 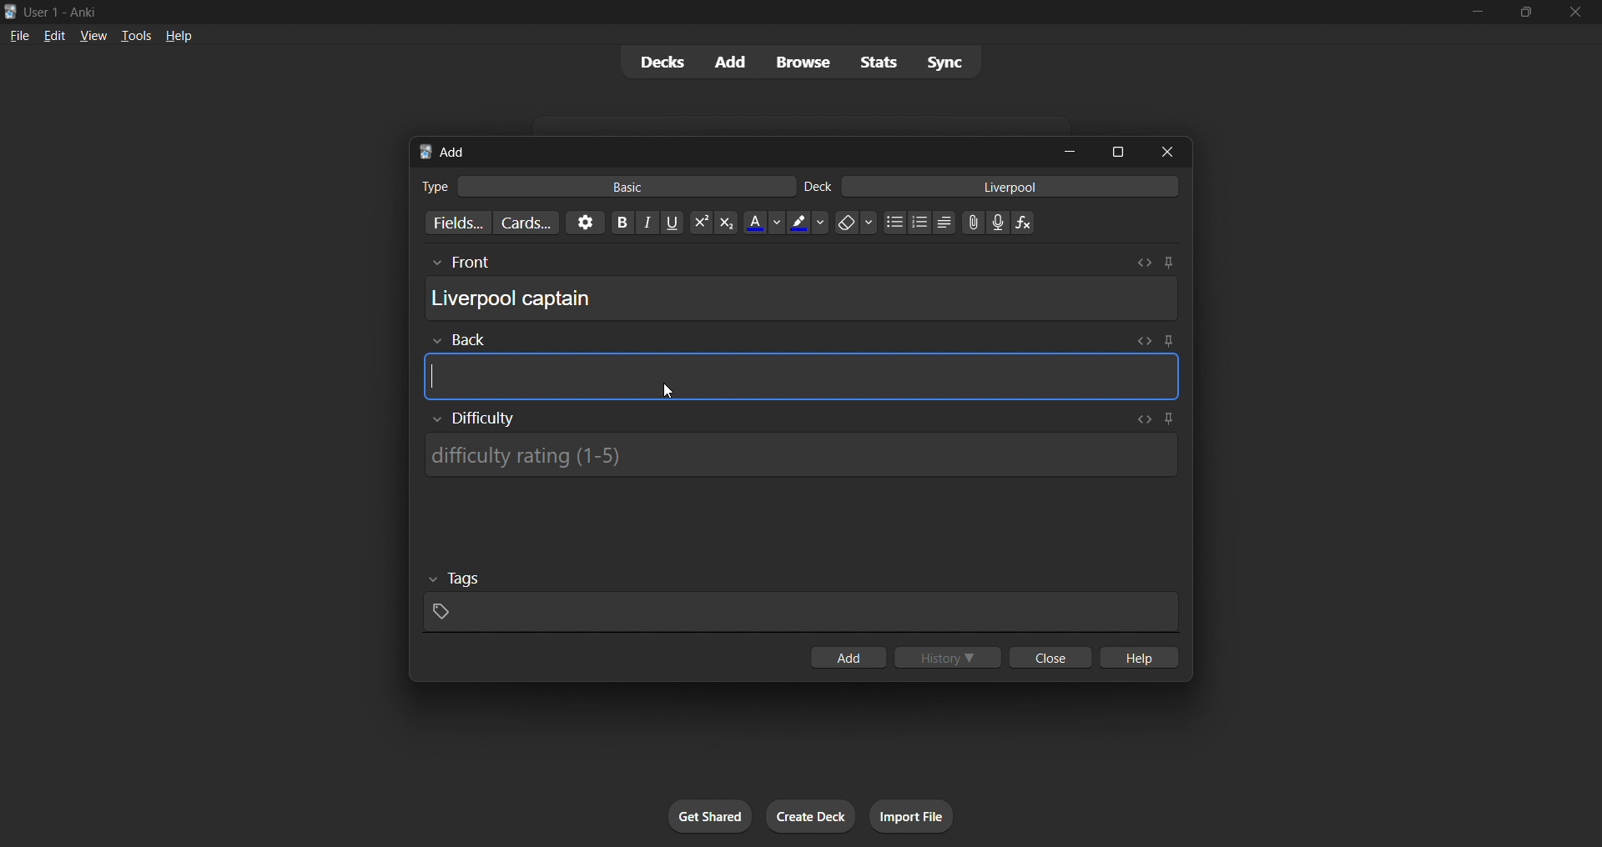 I want to click on Bold, so click(x=622, y=223).